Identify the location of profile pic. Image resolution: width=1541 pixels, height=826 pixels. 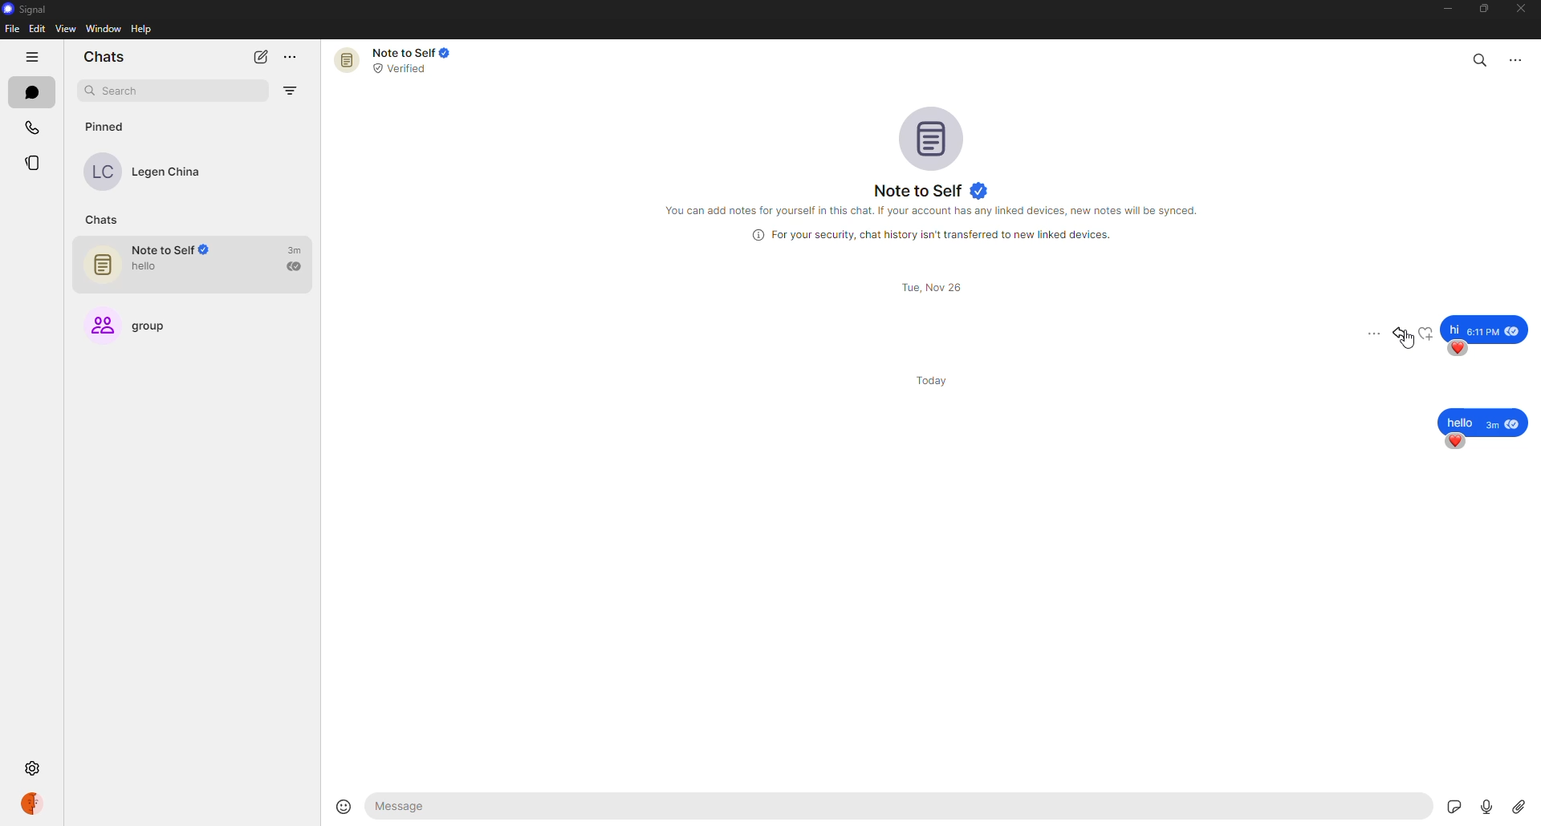
(929, 134).